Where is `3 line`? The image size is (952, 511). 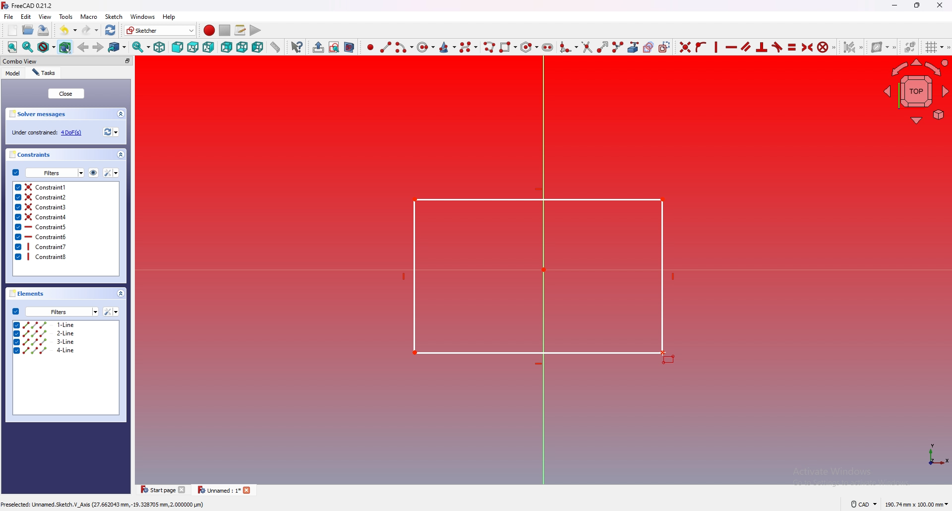 3 line is located at coordinates (65, 341).